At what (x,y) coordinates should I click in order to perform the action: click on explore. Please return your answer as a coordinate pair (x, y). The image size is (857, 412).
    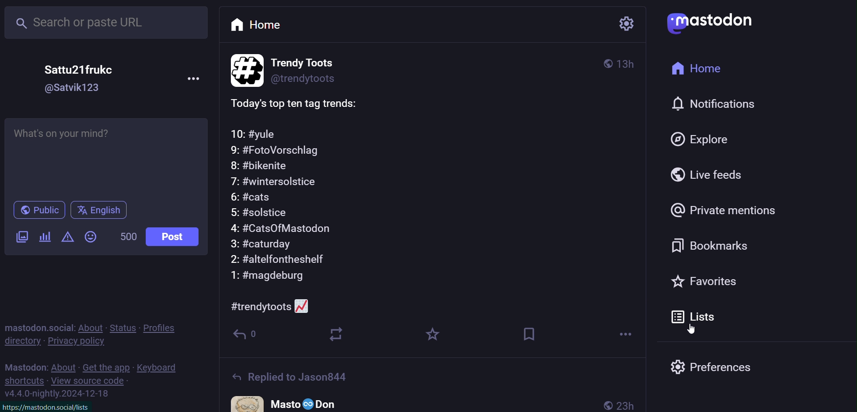
    Looking at the image, I should click on (699, 139).